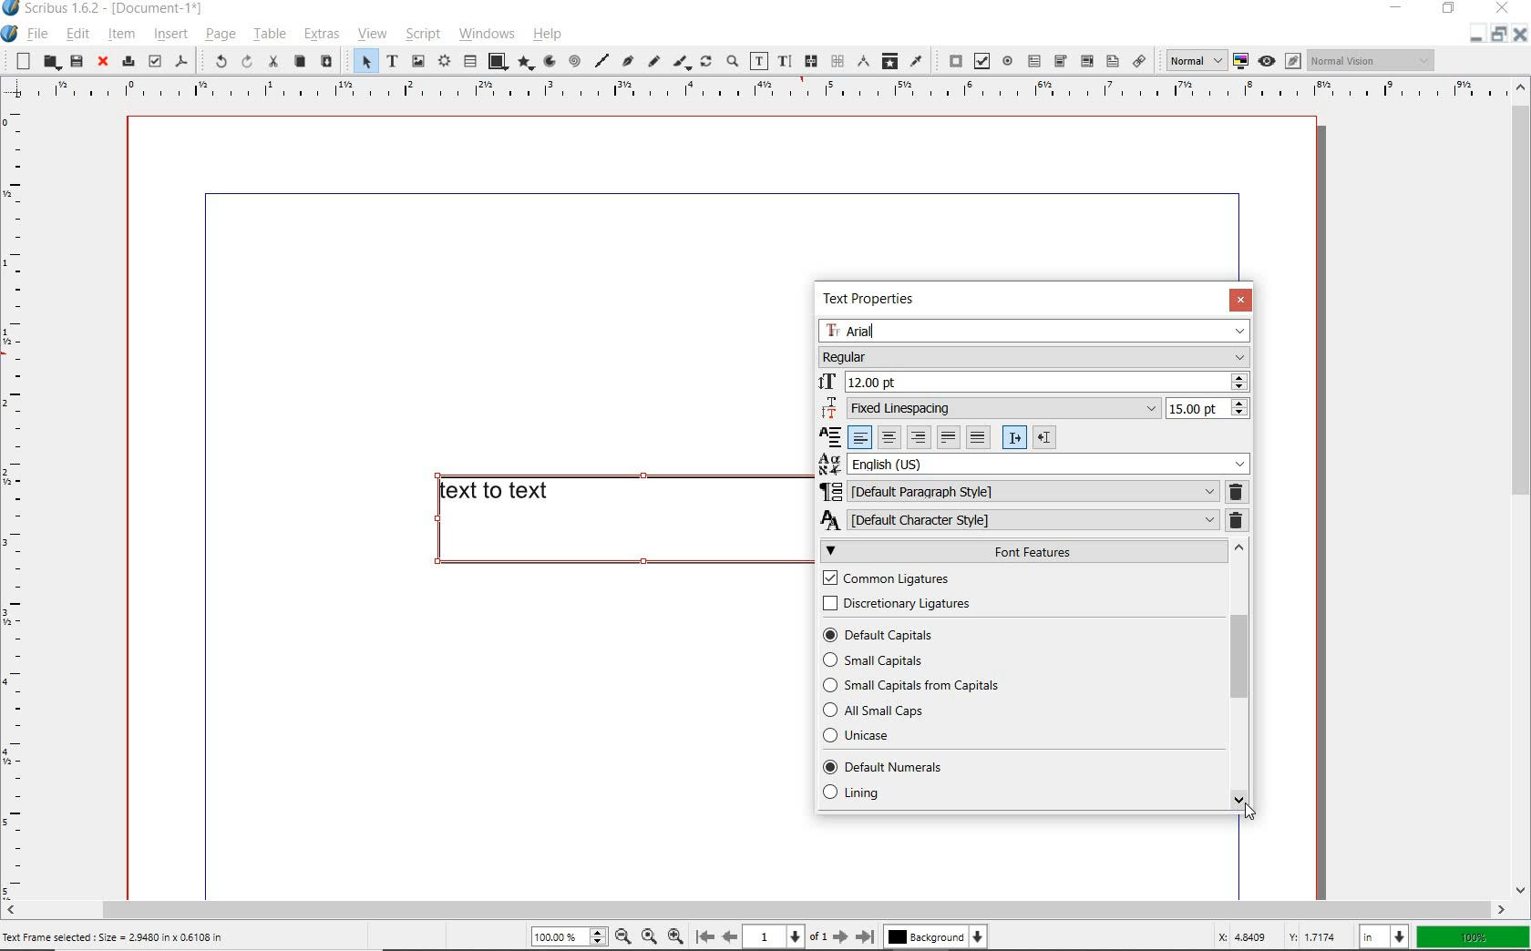 This screenshot has width=1531, height=951. Describe the element at coordinates (682, 63) in the screenshot. I see `calligraphic line` at that location.